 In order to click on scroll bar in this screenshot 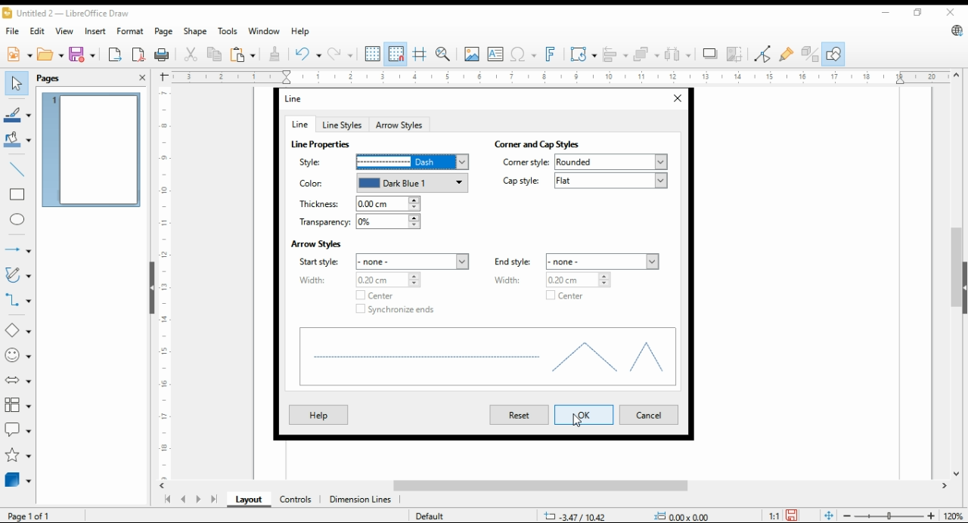, I will do `click(956, 274)`.